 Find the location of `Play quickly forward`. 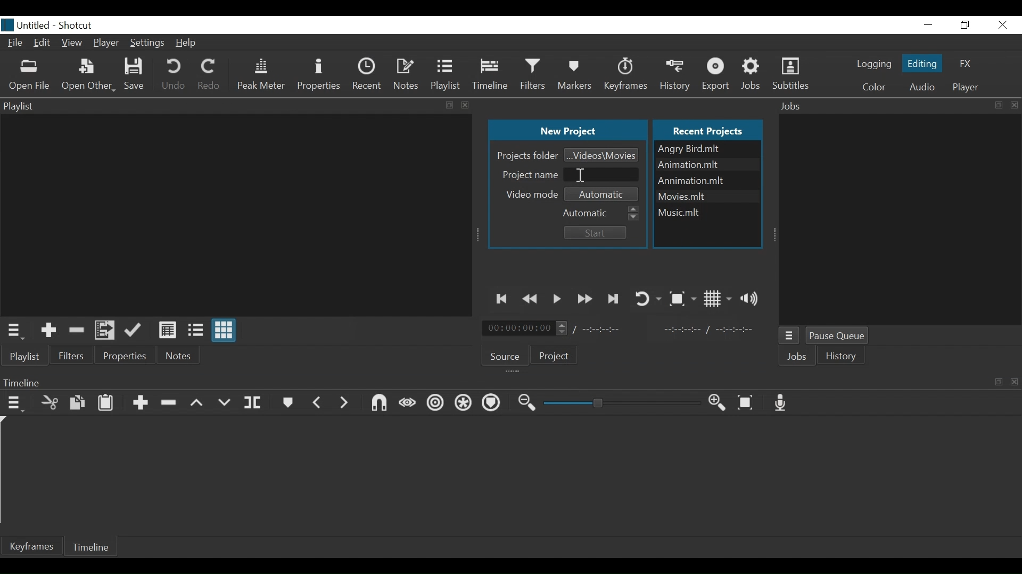

Play quickly forward is located at coordinates (585, 299).